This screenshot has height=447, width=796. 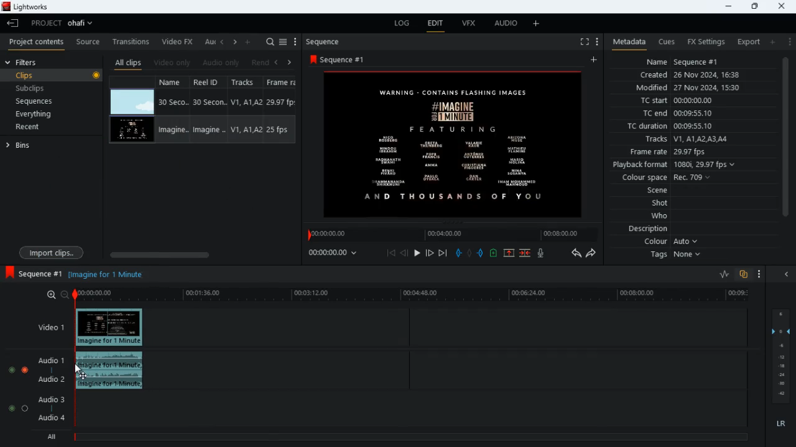 I want to click on V1, A1, A2, so click(x=245, y=102).